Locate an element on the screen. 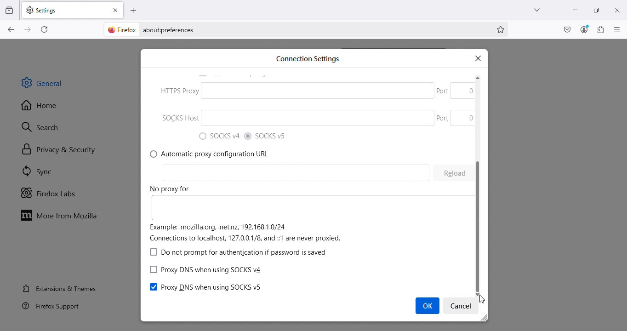  cursor is located at coordinates (481, 298).